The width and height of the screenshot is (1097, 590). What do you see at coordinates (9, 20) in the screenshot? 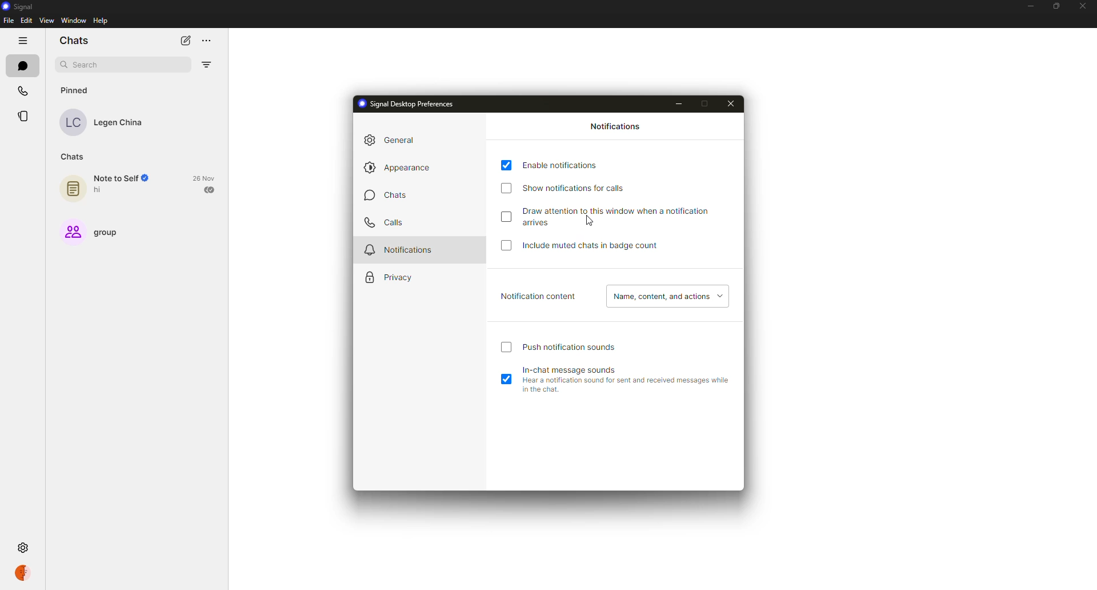
I see `file` at bounding box center [9, 20].